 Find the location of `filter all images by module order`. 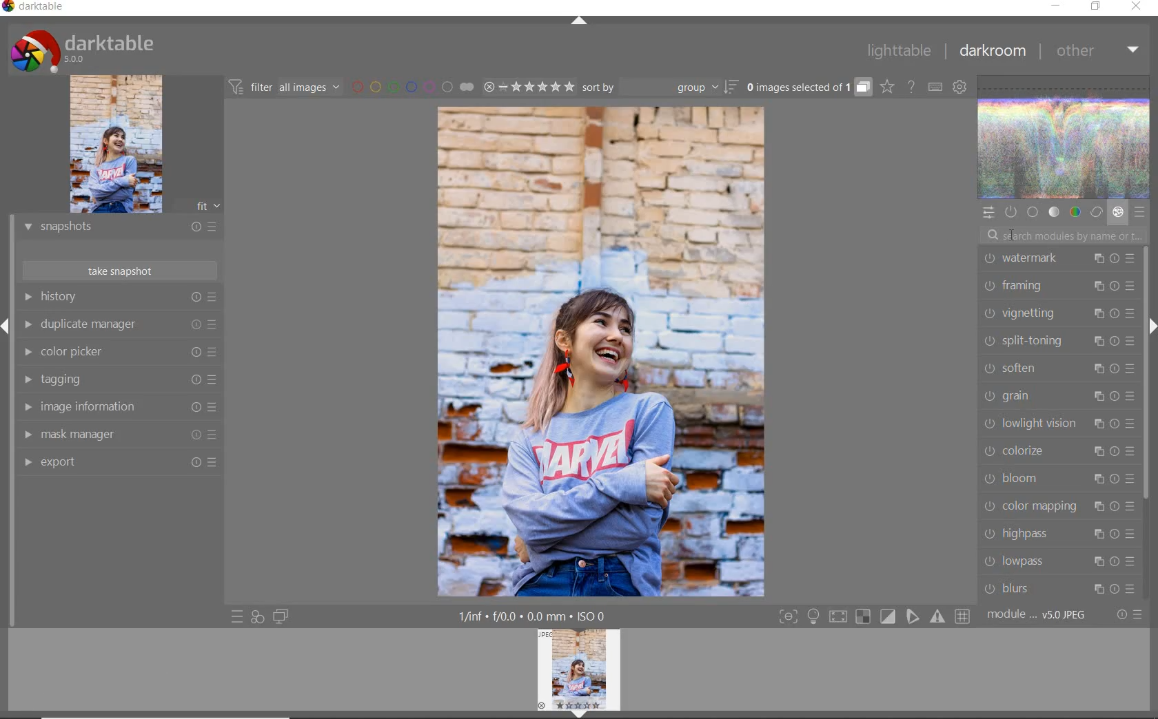

filter all images by module order is located at coordinates (285, 88).